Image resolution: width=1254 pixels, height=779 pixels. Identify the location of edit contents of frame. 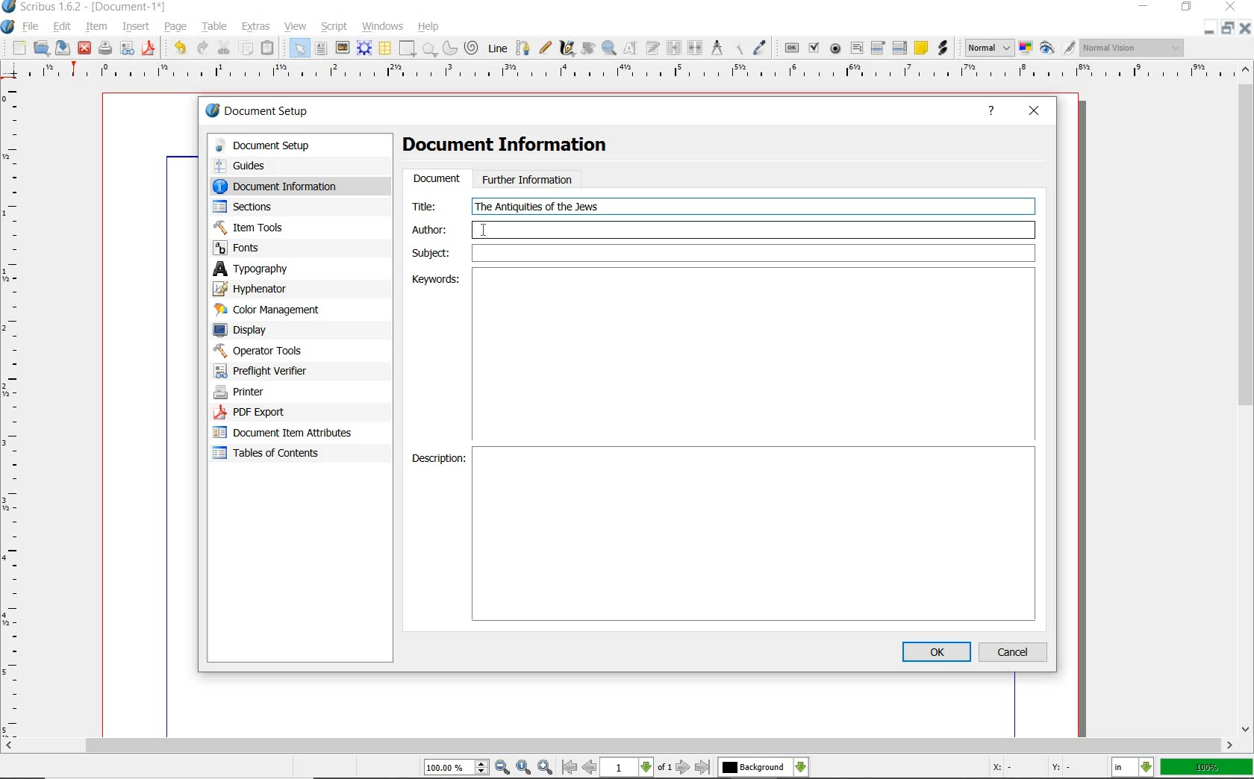
(632, 49).